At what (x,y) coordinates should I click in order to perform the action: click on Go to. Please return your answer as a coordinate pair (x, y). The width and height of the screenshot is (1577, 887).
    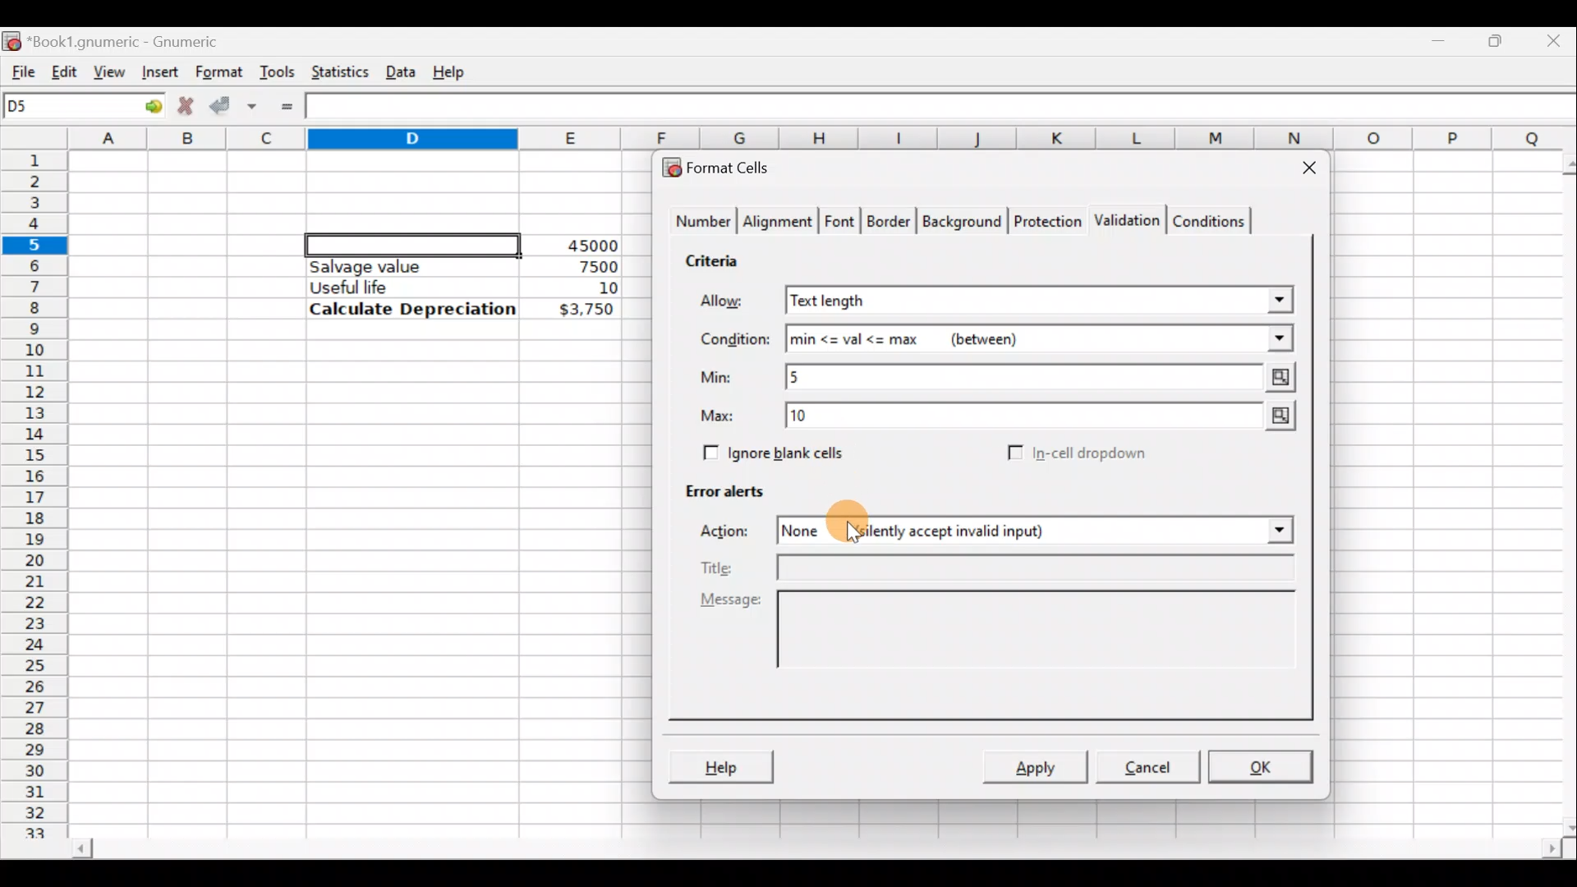
    Looking at the image, I should click on (147, 107).